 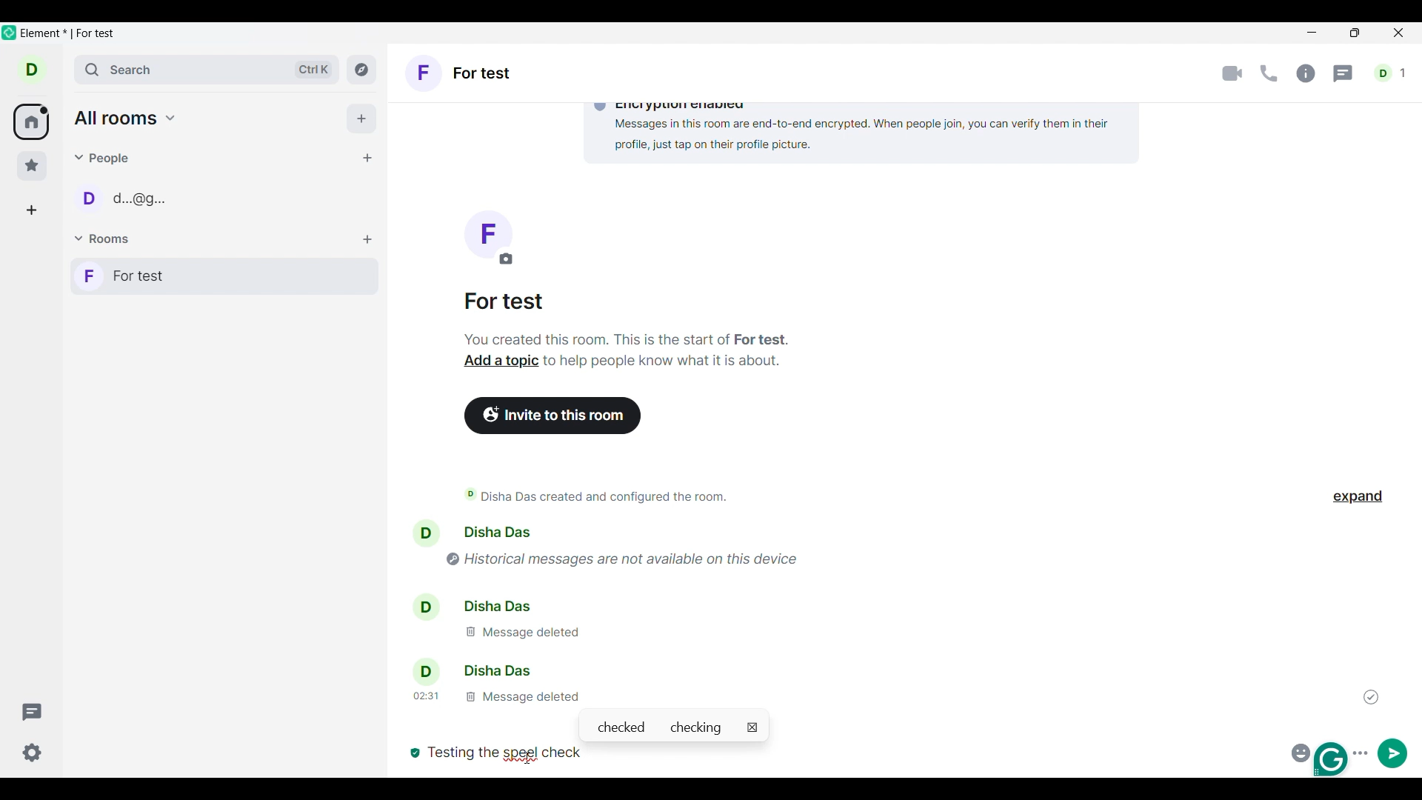 I want to click on Show all rooms, so click(x=126, y=118).